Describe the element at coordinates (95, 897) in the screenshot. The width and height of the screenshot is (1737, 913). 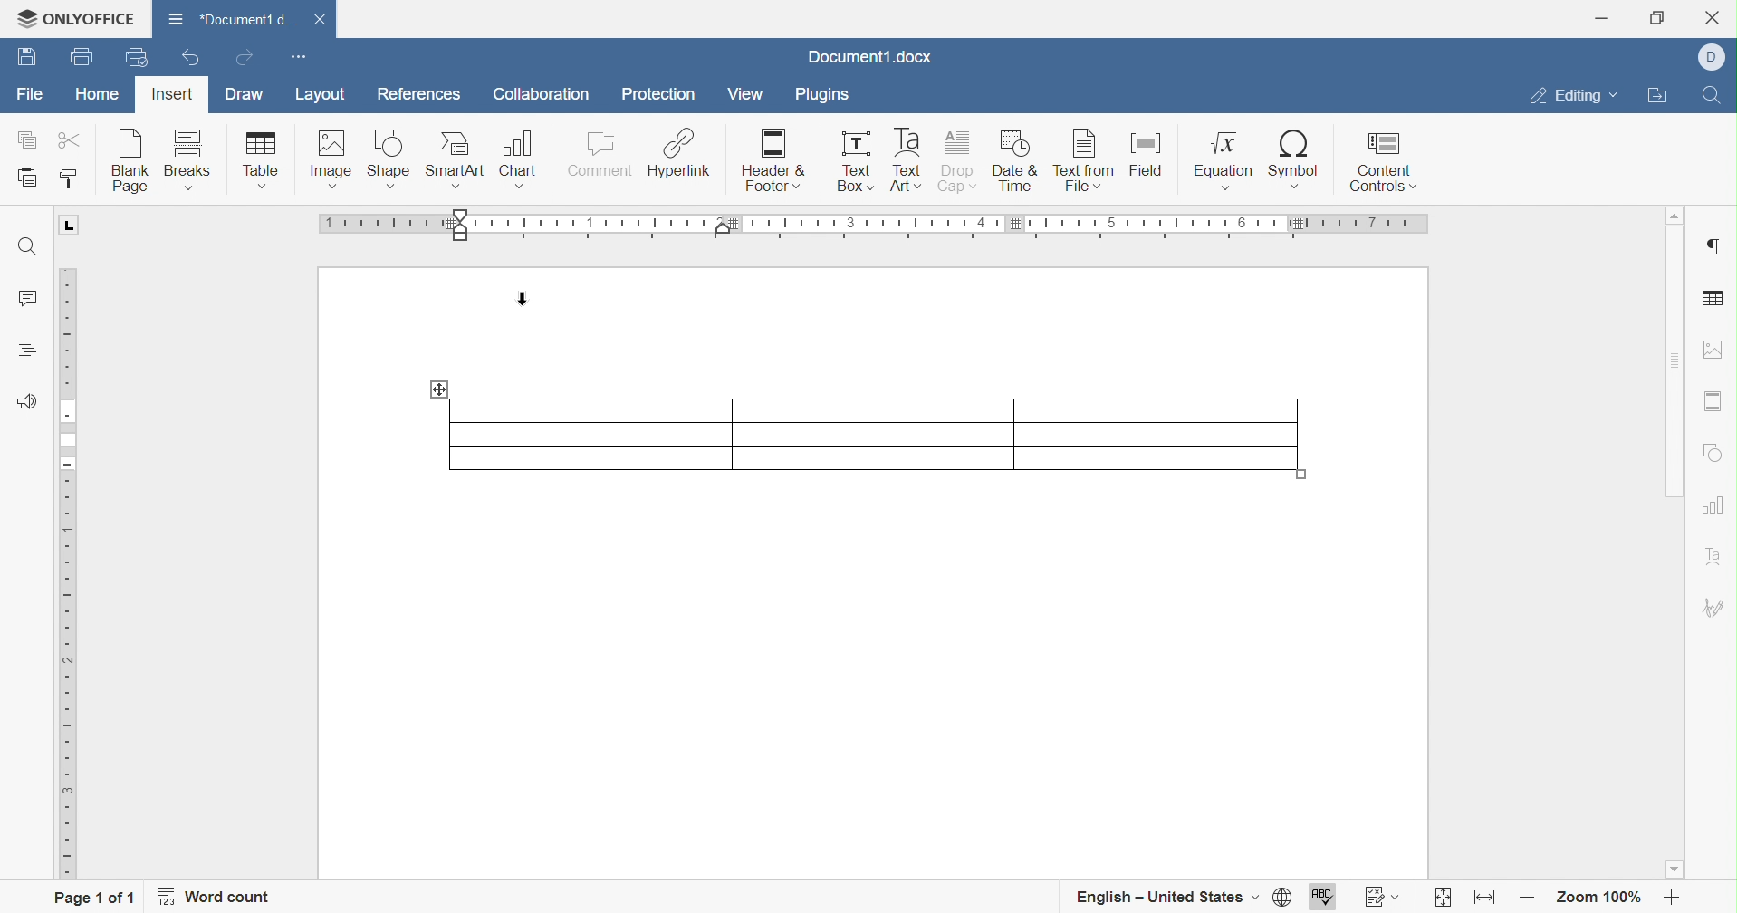
I see `Page 1 of 1` at that location.